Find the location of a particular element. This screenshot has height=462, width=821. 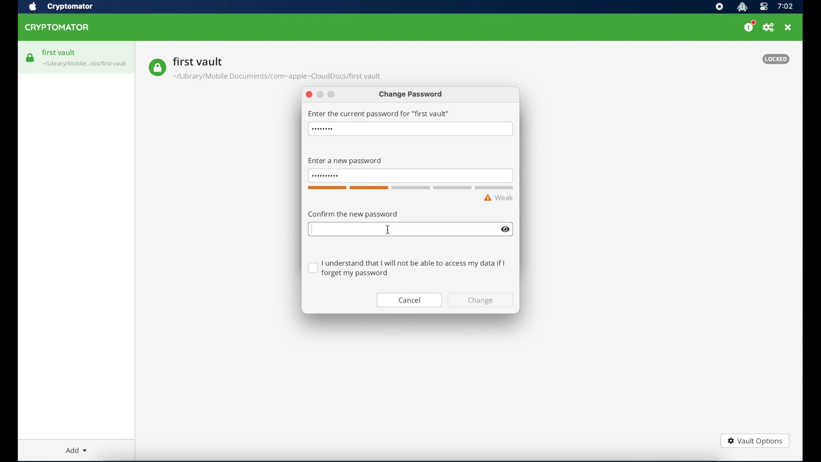

vault icon is located at coordinates (30, 58).